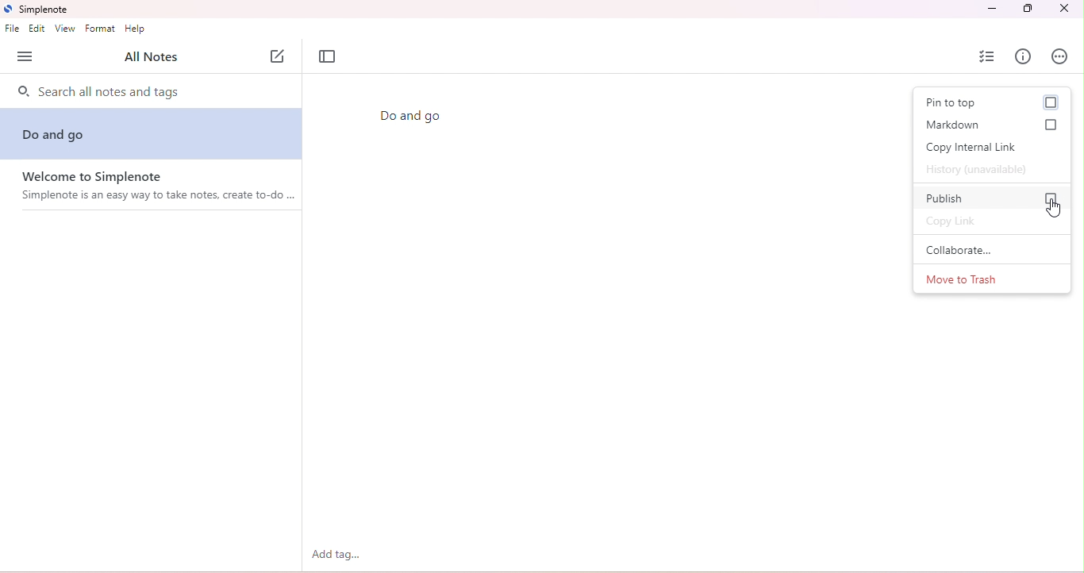 This screenshot has height=573, width=1084. Describe the element at coordinates (65, 29) in the screenshot. I see `view` at that location.